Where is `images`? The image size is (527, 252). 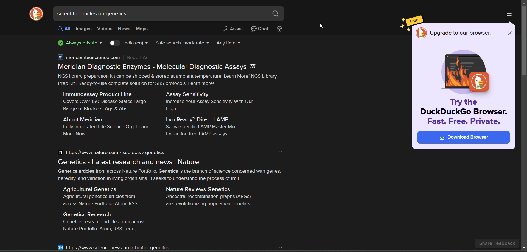
images is located at coordinates (83, 29).